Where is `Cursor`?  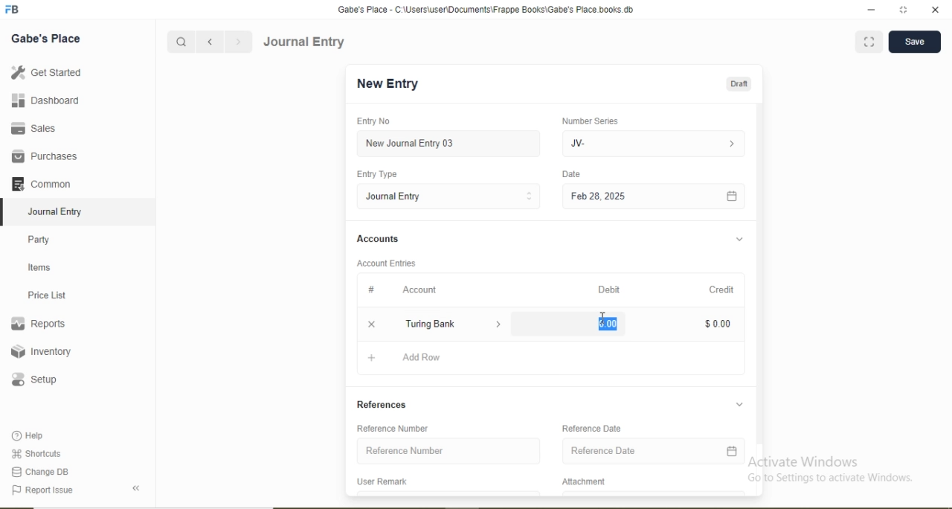
Cursor is located at coordinates (601, 317).